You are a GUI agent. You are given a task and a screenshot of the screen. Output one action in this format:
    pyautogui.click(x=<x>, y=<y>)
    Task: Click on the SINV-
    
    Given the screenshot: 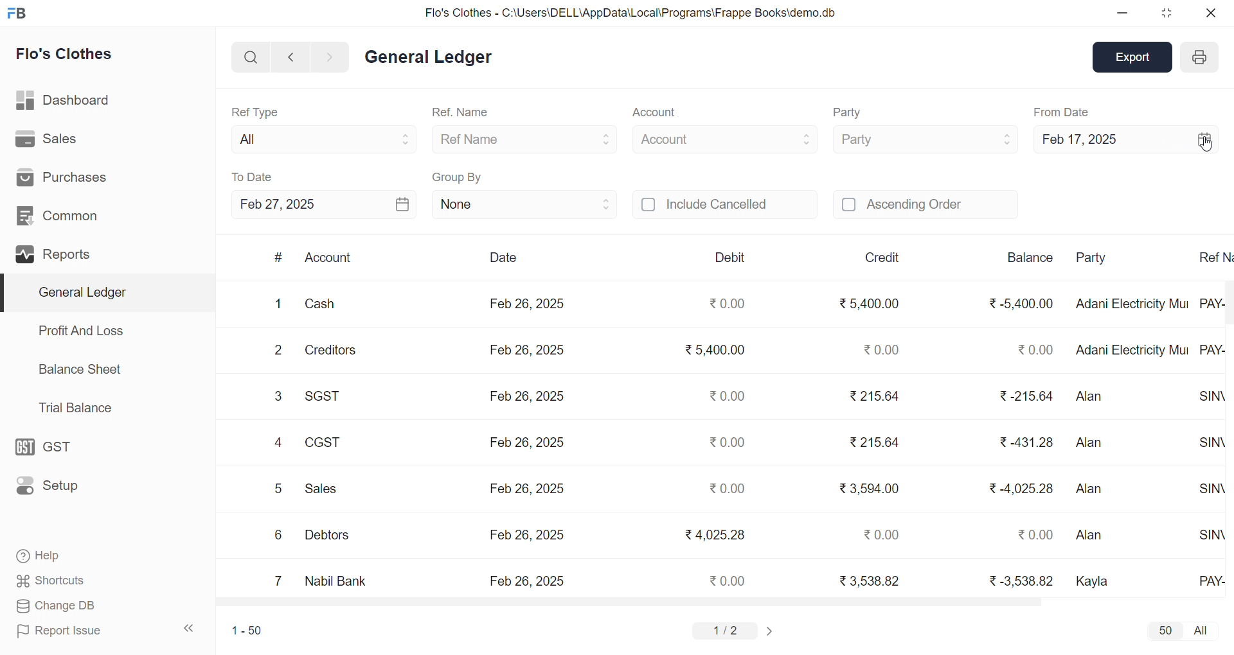 What is the action you would take?
    pyautogui.click(x=1210, y=396)
    